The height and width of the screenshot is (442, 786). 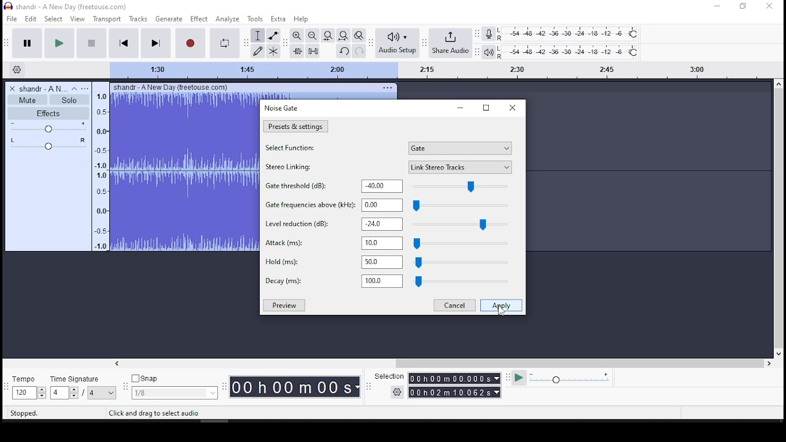 What do you see at coordinates (771, 7) in the screenshot?
I see `close window` at bounding box center [771, 7].